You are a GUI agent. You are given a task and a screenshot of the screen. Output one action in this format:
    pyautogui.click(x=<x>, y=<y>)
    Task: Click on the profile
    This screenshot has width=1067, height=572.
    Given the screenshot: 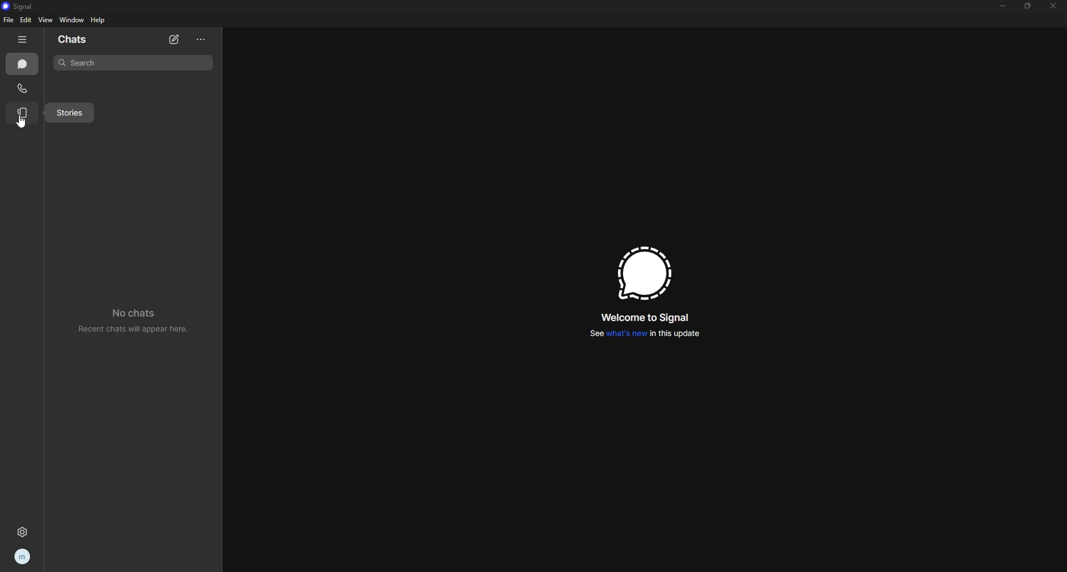 What is the action you would take?
    pyautogui.click(x=23, y=556)
    